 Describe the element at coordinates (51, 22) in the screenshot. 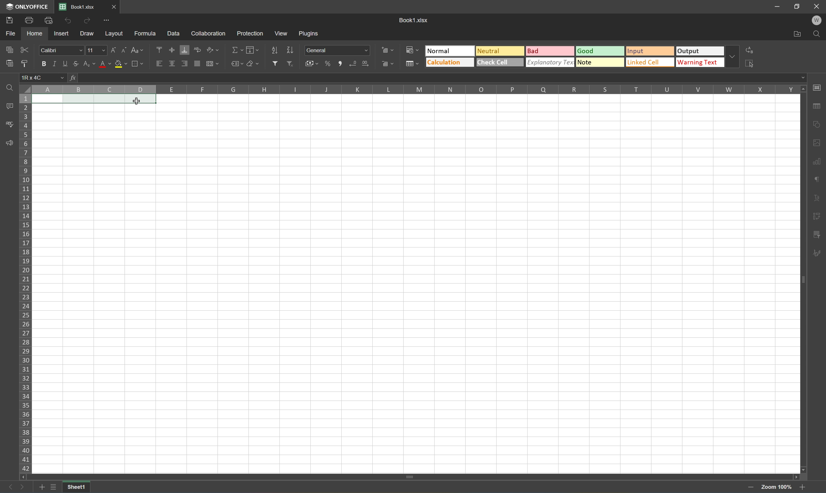

I see `Quick print` at that location.